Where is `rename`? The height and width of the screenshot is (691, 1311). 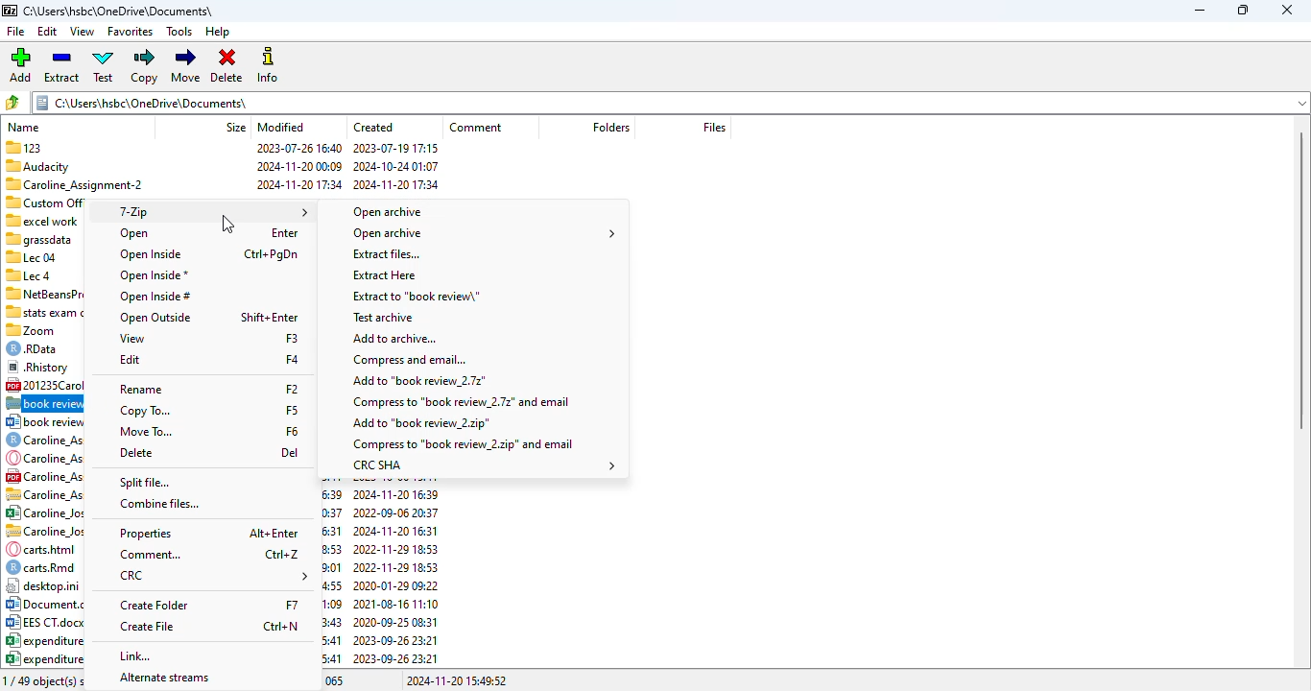 rename is located at coordinates (141, 390).